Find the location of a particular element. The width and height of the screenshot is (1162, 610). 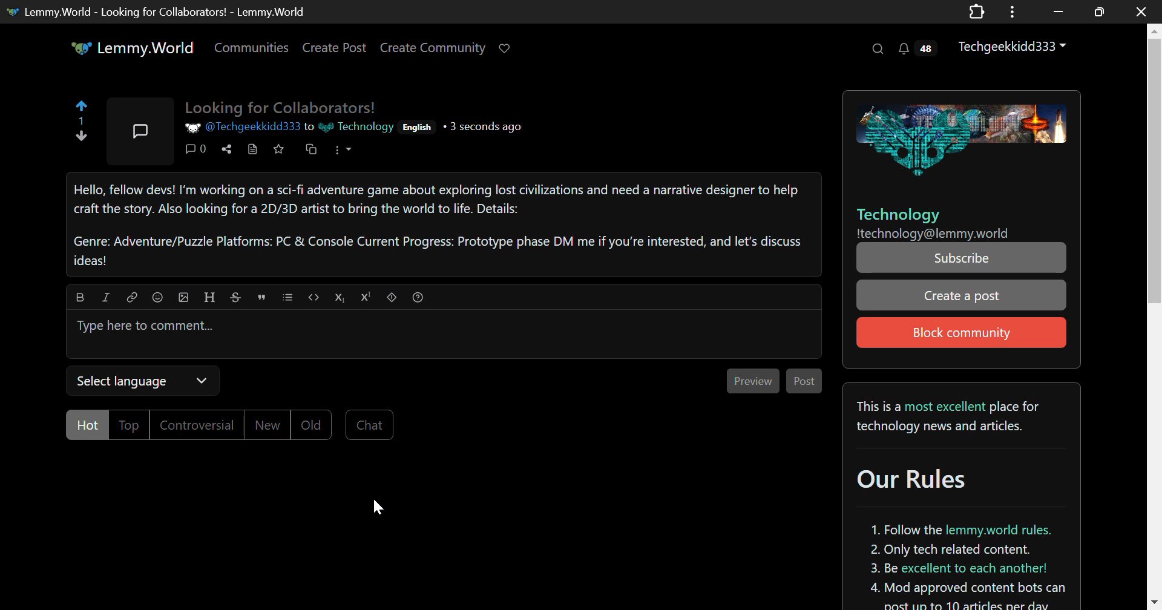

Top is located at coordinates (130, 425).